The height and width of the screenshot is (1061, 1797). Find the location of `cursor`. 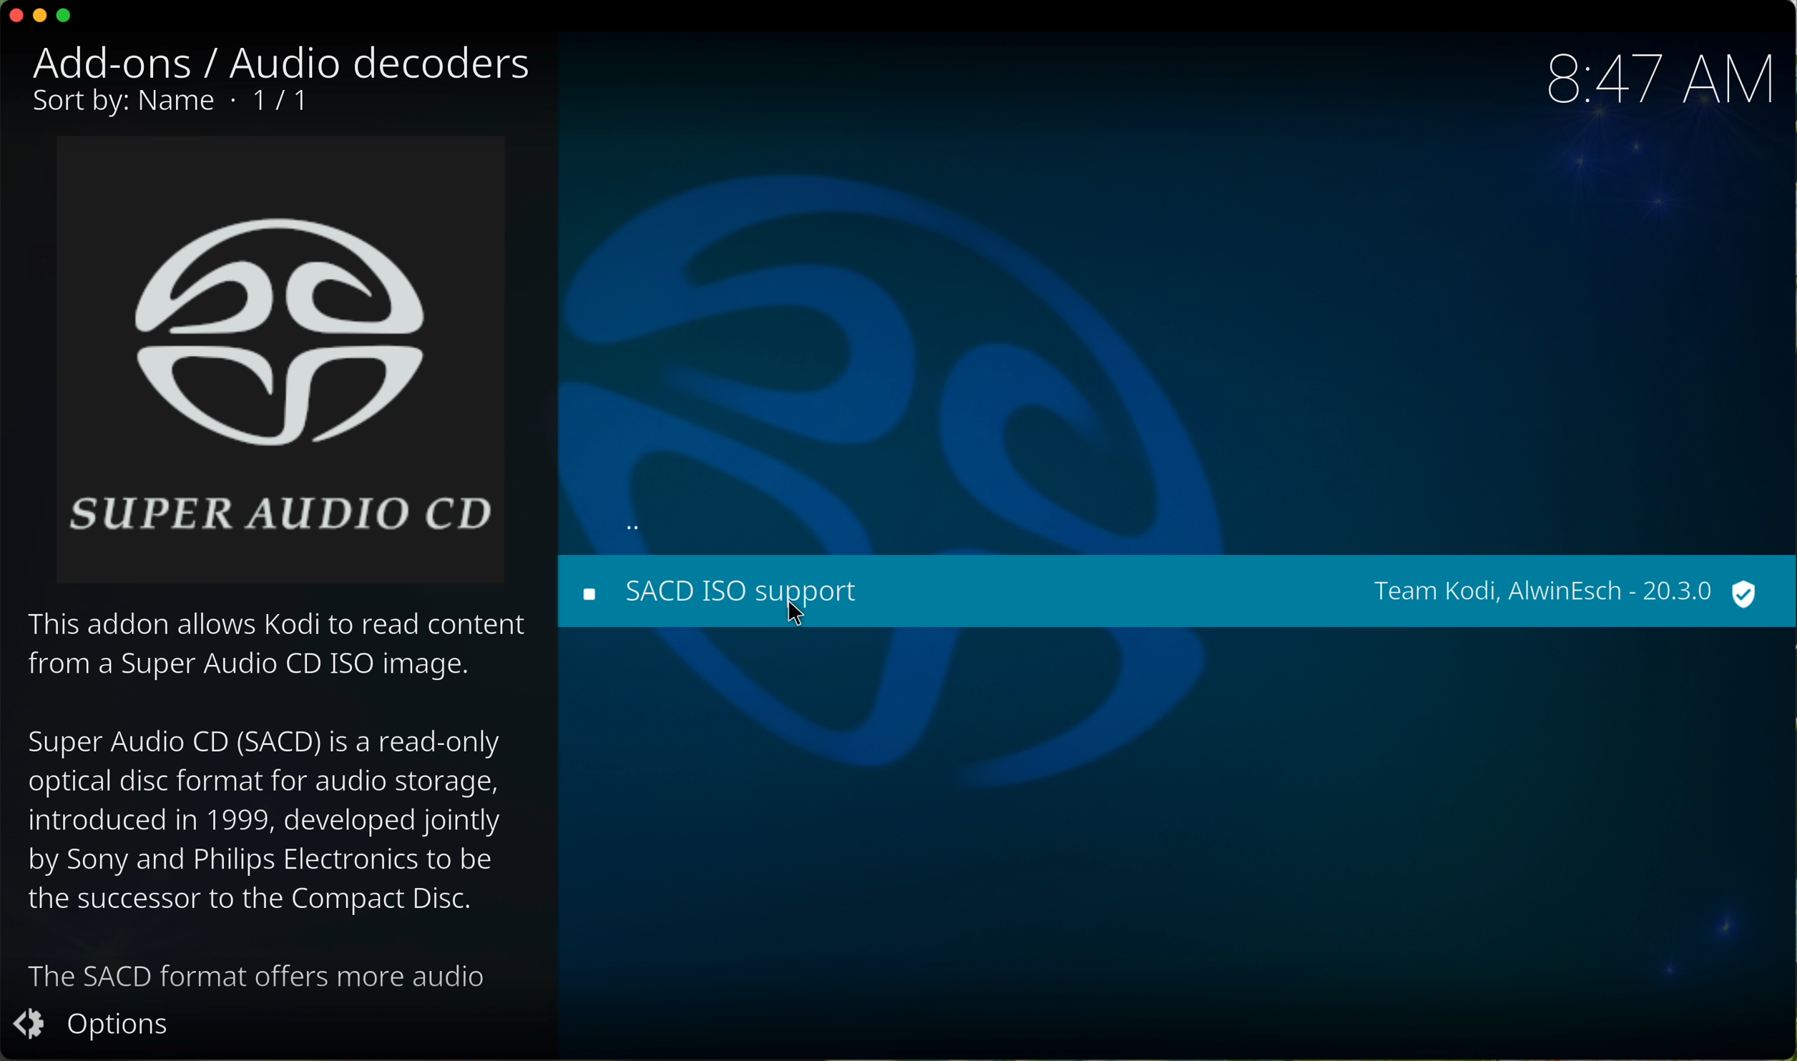

cursor is located at coordinates (797, 615).